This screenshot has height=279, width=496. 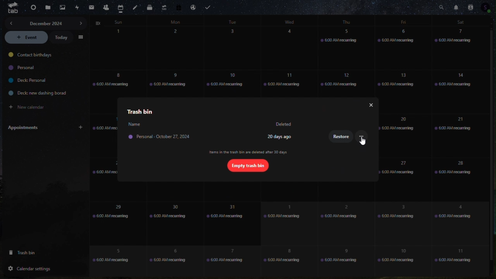 What do you see at coordinates (441, 7) in the screenshot?
I see `Search` at bounding box center [441, 7].